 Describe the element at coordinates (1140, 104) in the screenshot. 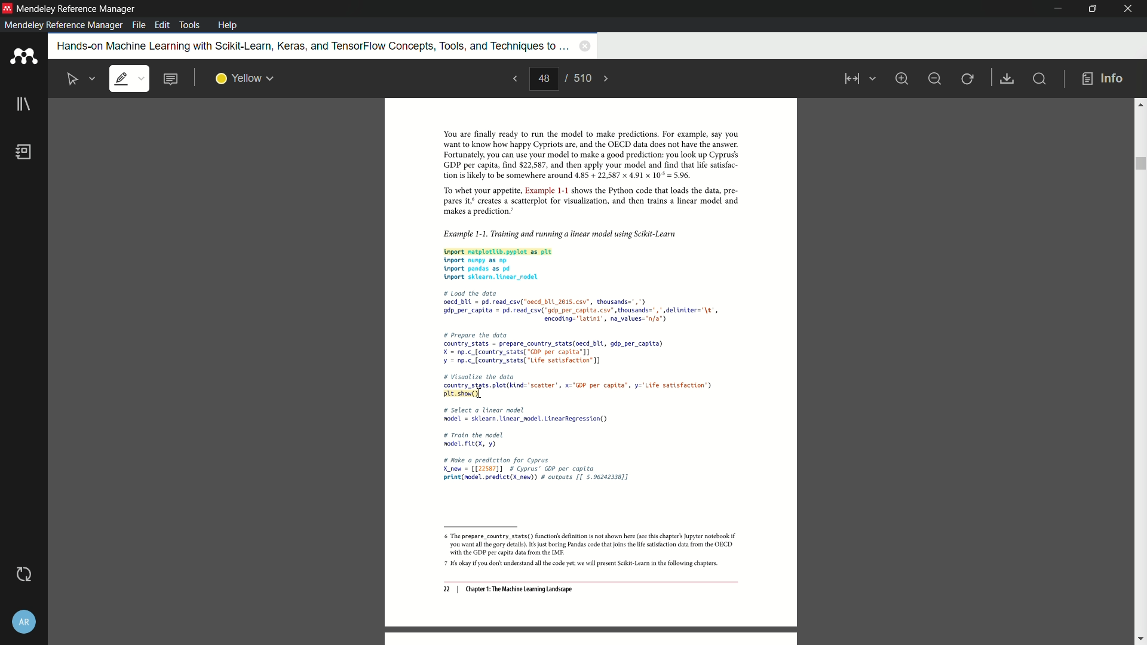

I see `scroll up` at that location.